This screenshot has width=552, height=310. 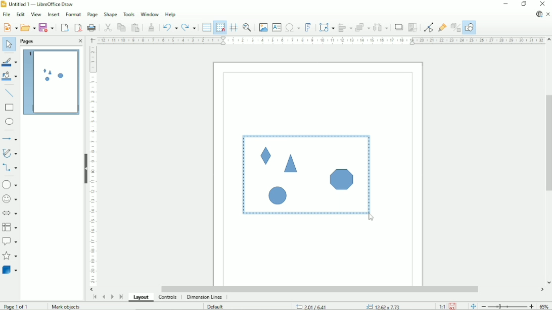 I want to click on Horizontal scroll button, so click(x=542, y=289).